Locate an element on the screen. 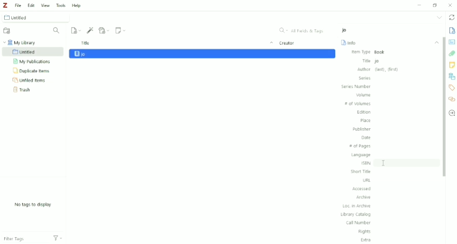  # of Volumes is located at coordinates (358, 104).